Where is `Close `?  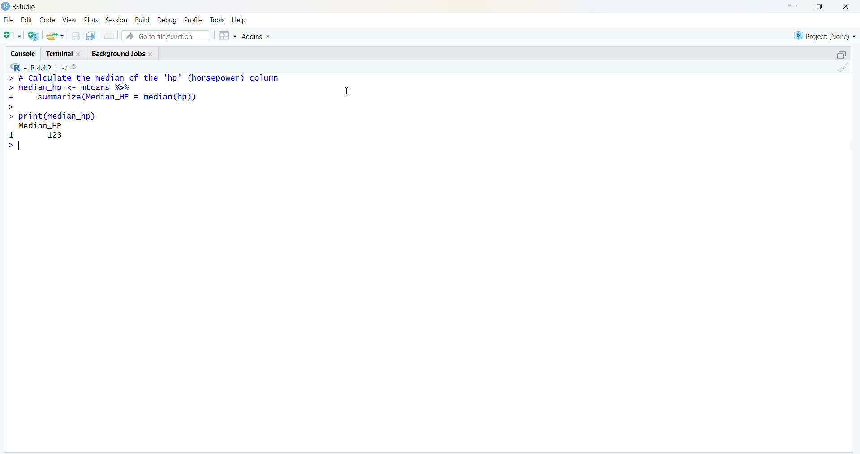 Close  is located at coordinates (151, 54).